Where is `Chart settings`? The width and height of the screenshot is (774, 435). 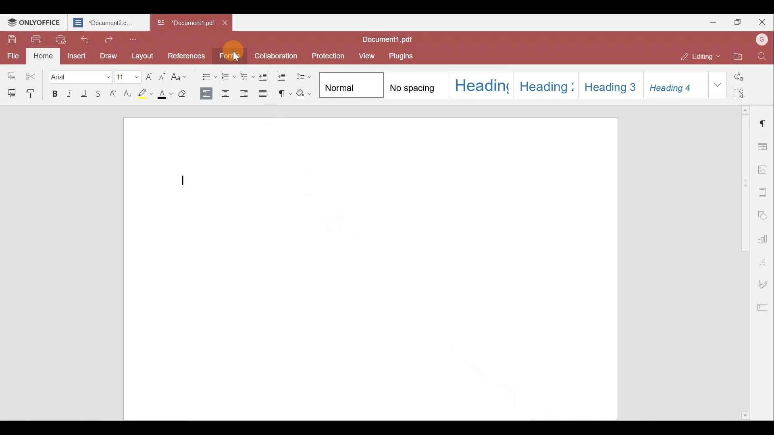 Chart settings is located at coordinates (764, 238).